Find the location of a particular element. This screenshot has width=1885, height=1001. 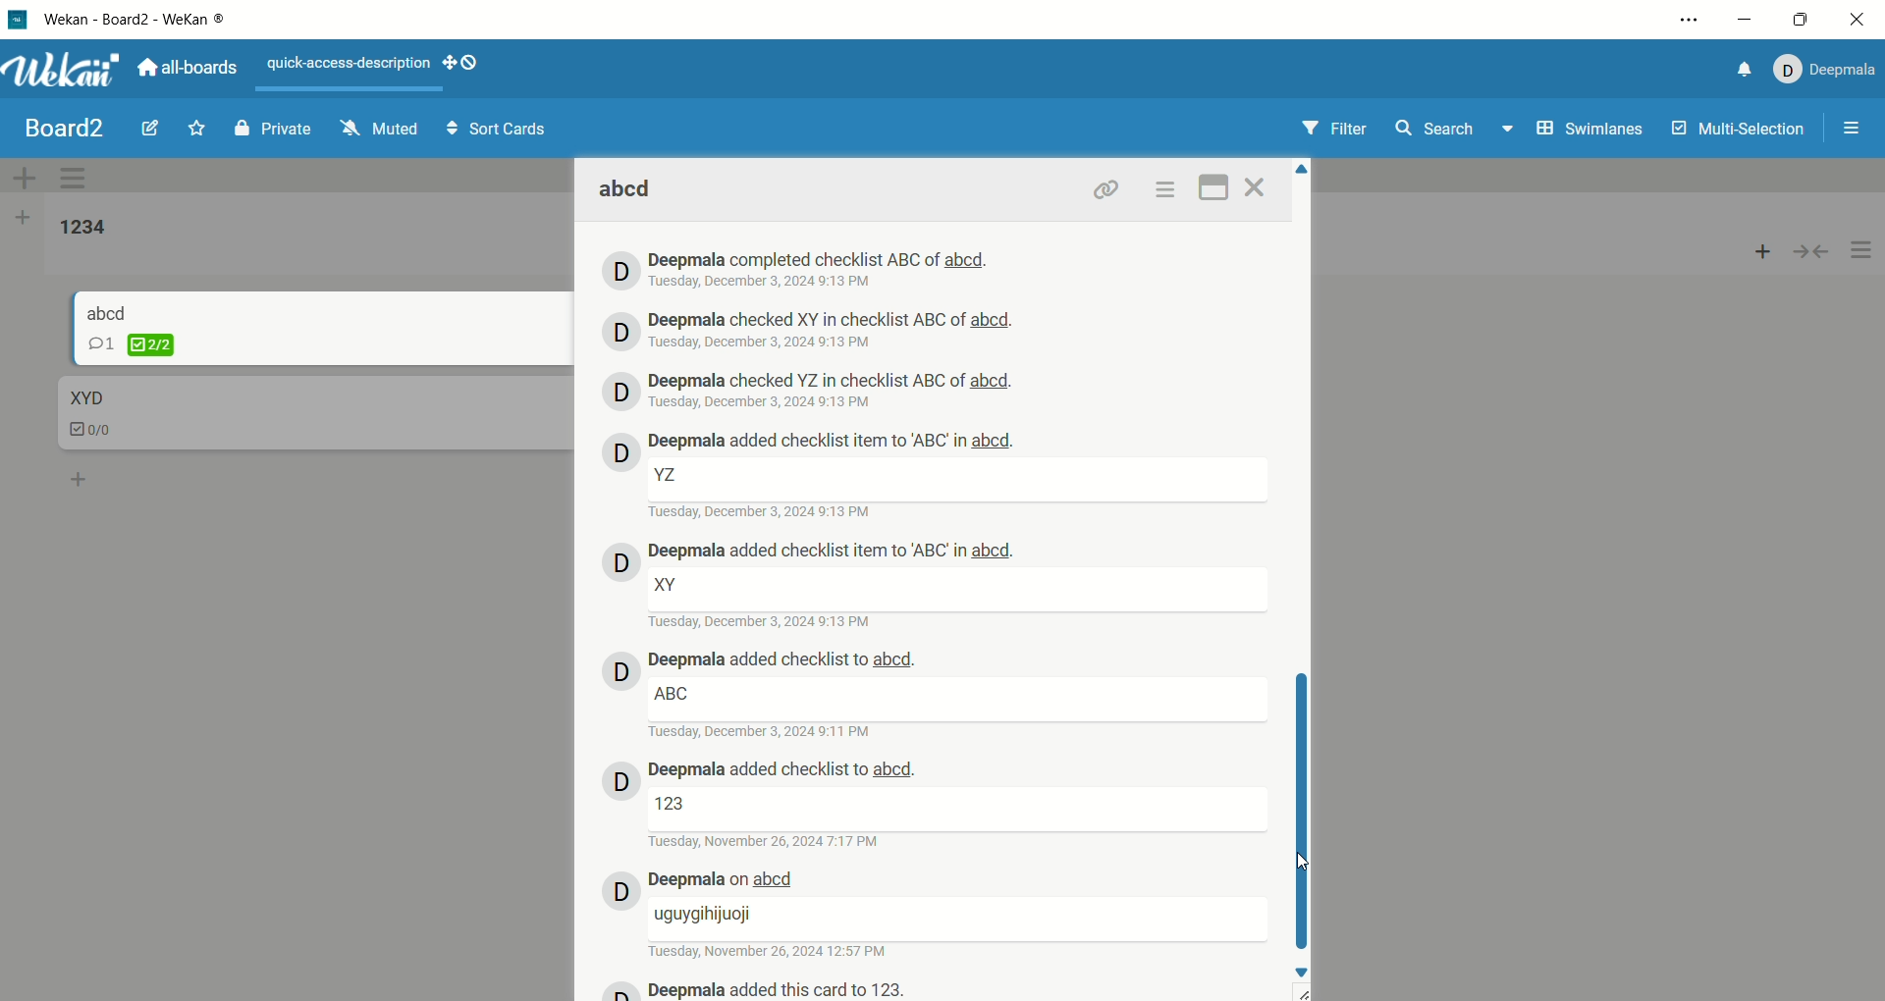

avatar is located at coordinates (618, 330).